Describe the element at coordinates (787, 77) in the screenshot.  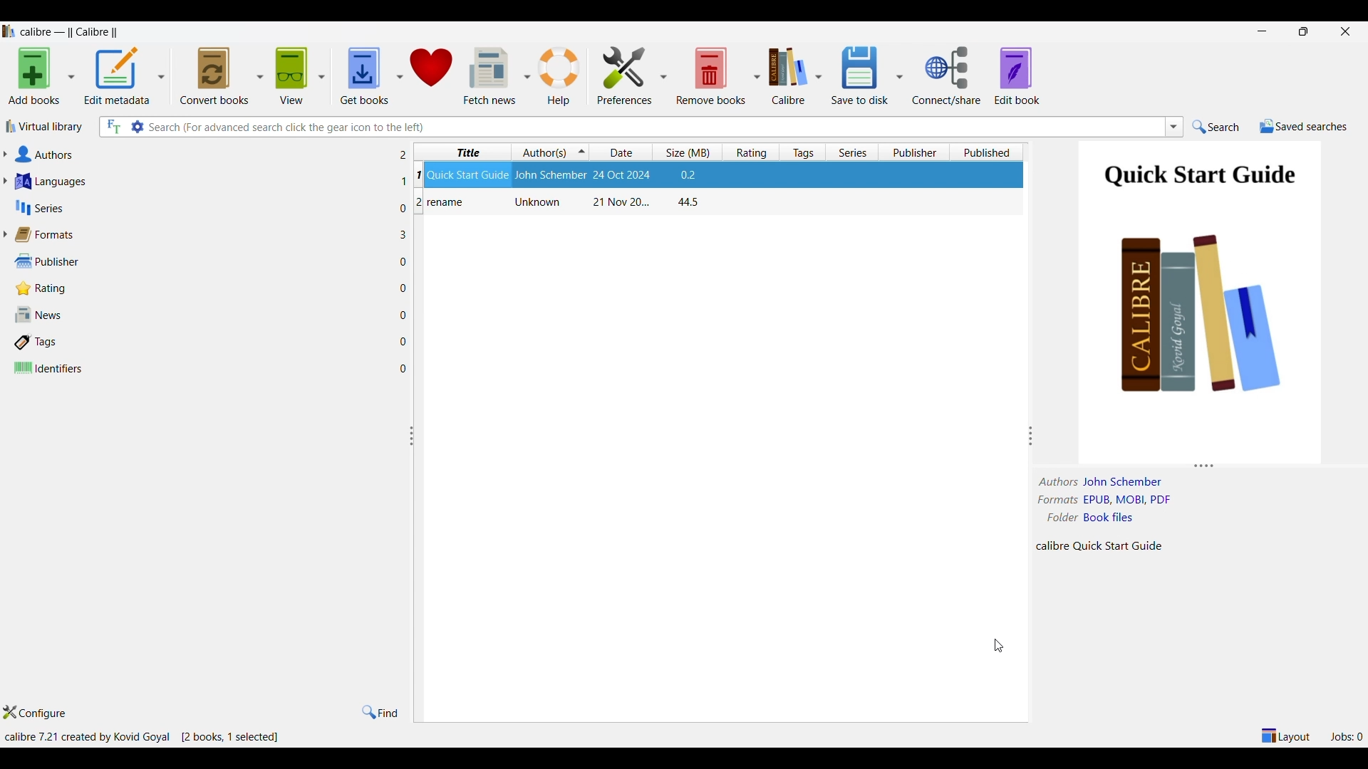
I see `Calibre` at that location.